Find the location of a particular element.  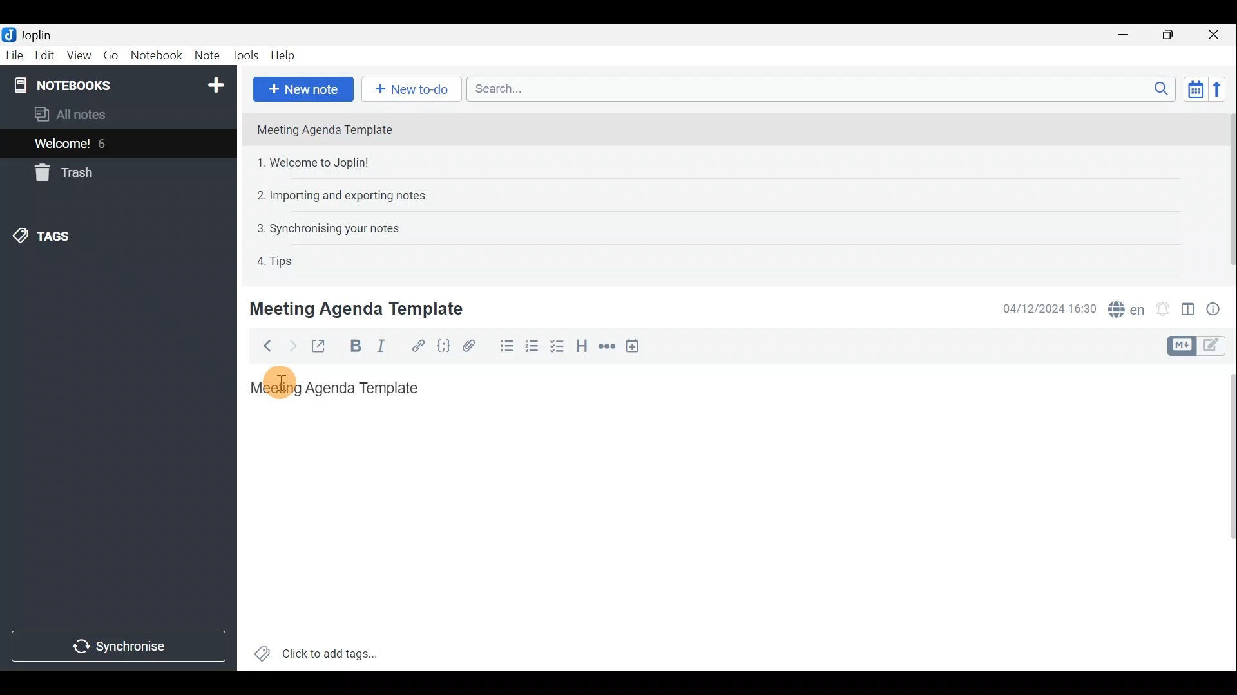

Back is located at coordinates (264, 348).